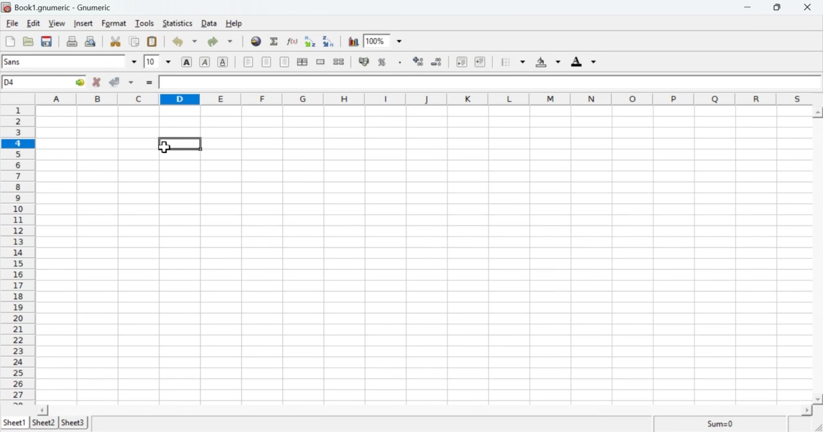 Image resolution: width=823 pixels, height=432 pixels. What do you see at coordinates (186, 62) in the screenshot?
I see `Bold` at bounding box center [186, 62].